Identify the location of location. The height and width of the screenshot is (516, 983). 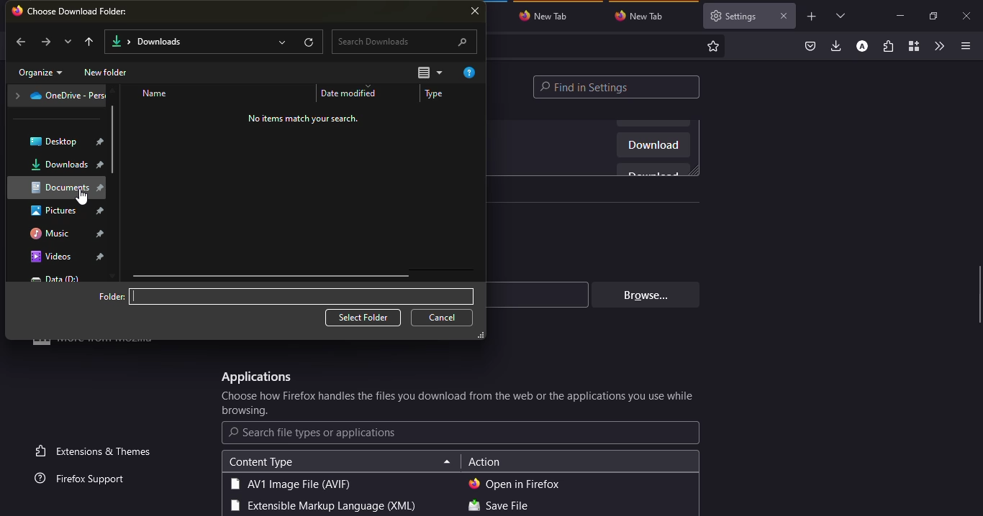
(60, 96).